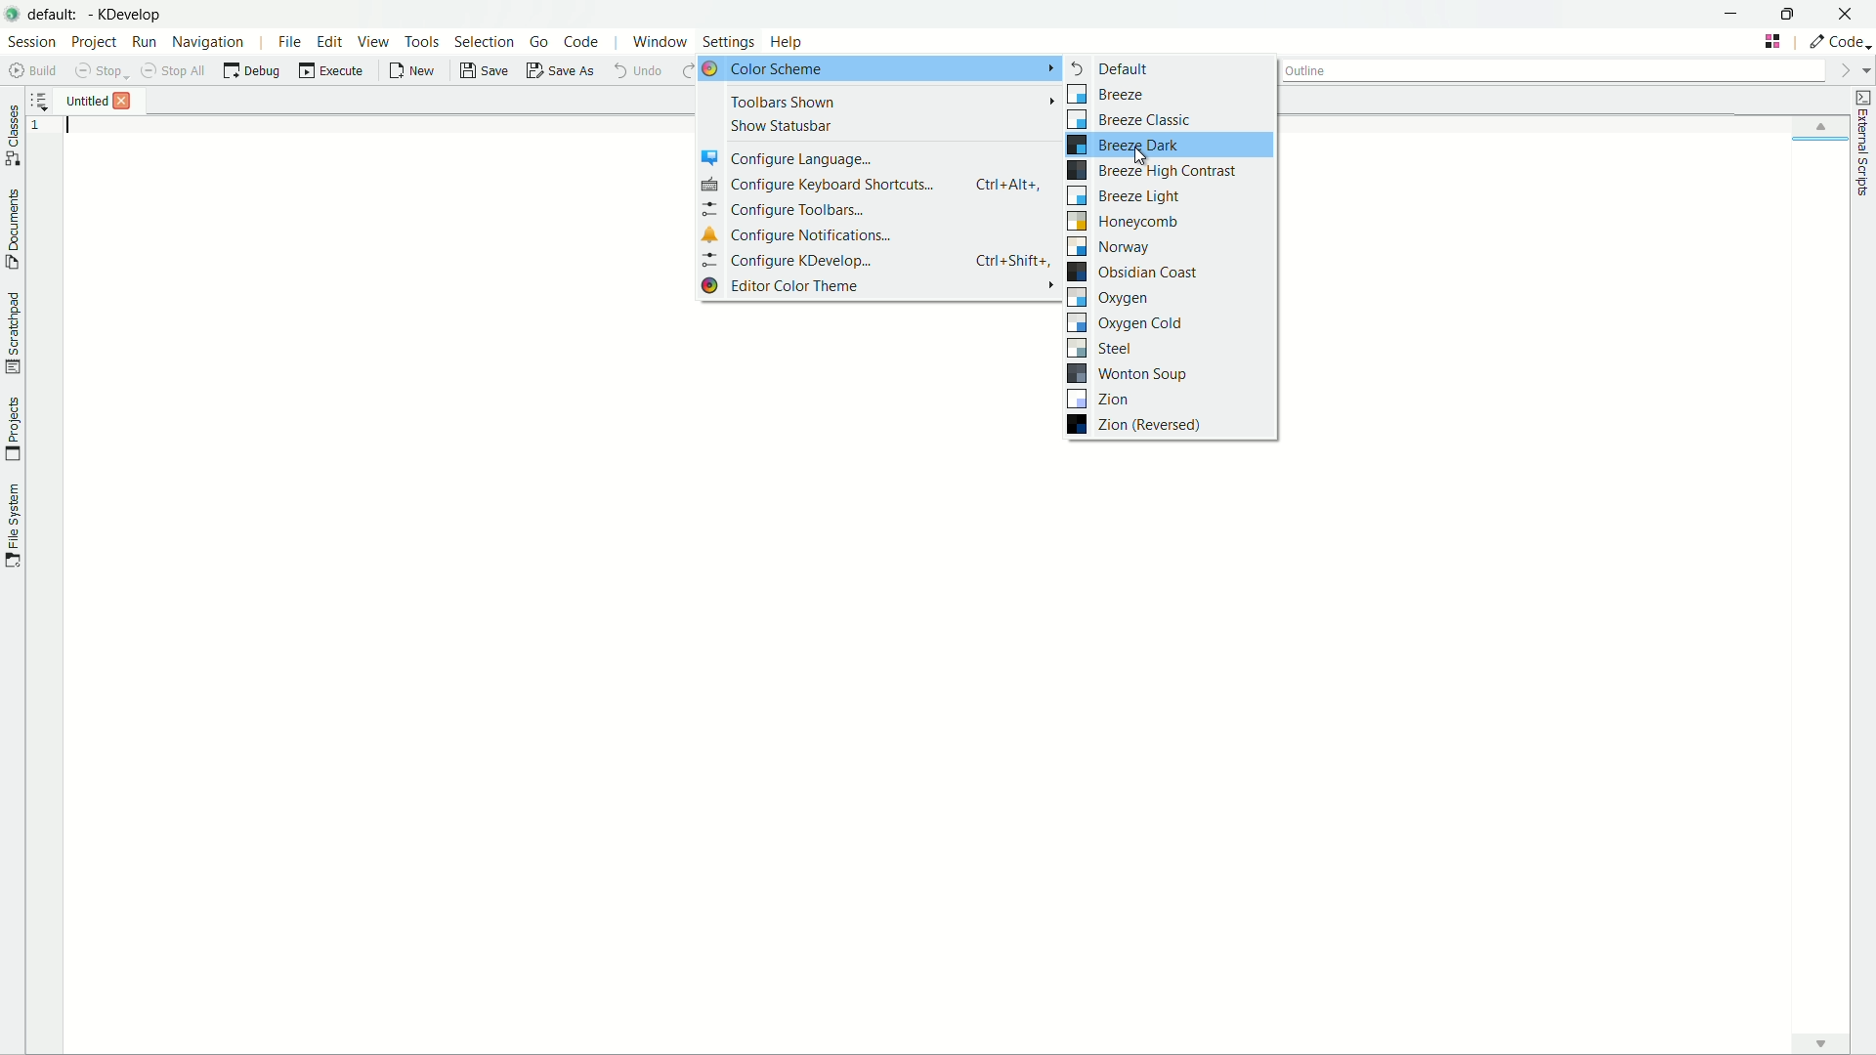 The image size is (1876, 1055). Describe the element at coordinates (173, 71) in the screenshot. I see `stop  all` at that location.